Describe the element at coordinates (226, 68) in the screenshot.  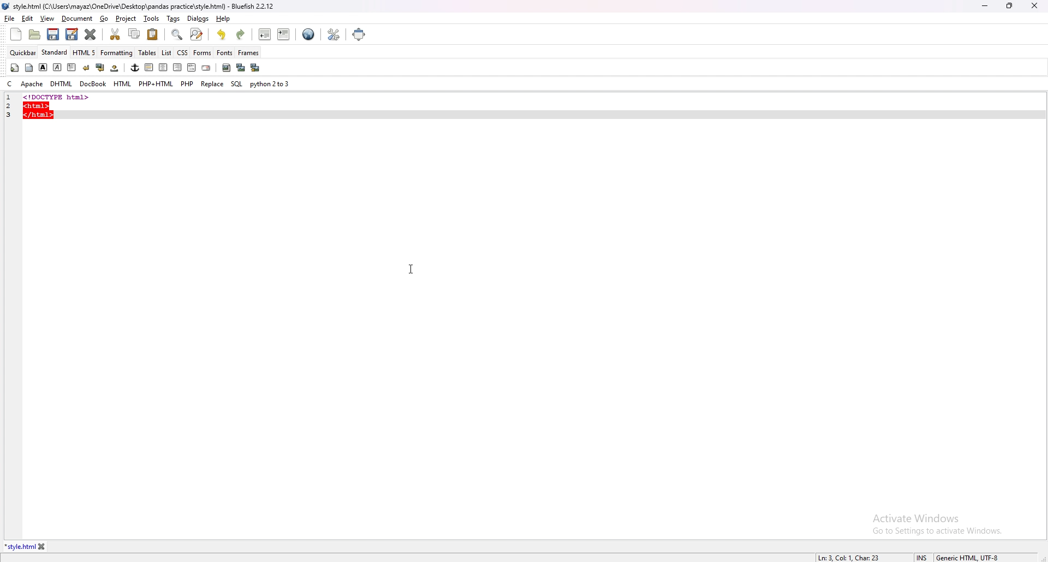
I see `insert image` at that location.